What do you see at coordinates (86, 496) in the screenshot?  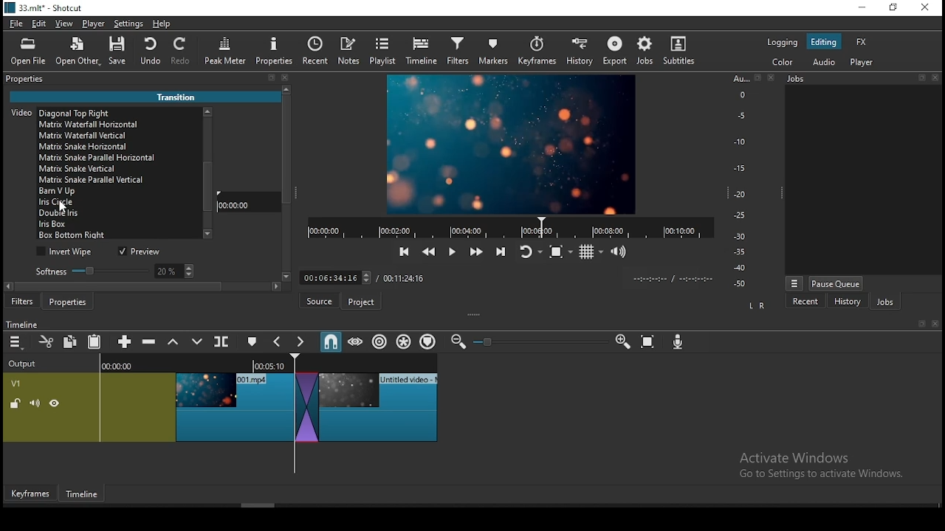 I see `Timeframe` at bounding box center [86, 496].